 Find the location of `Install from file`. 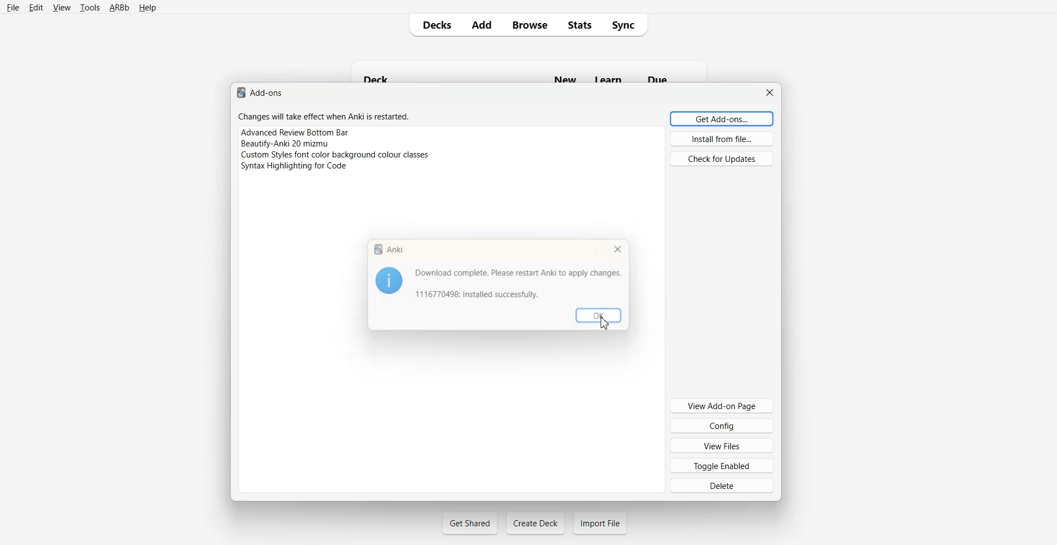

Install from file is located at coordinates (722, 139).